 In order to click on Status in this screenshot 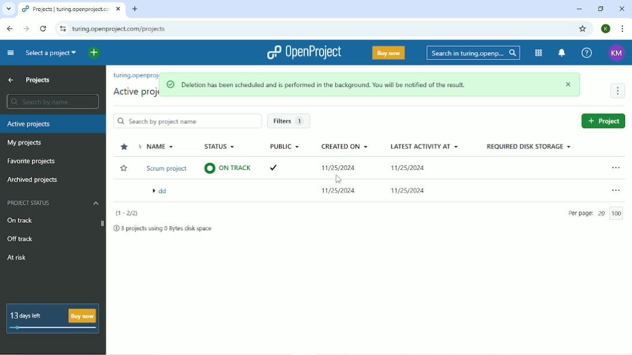, I will do `click(220, 146)`.